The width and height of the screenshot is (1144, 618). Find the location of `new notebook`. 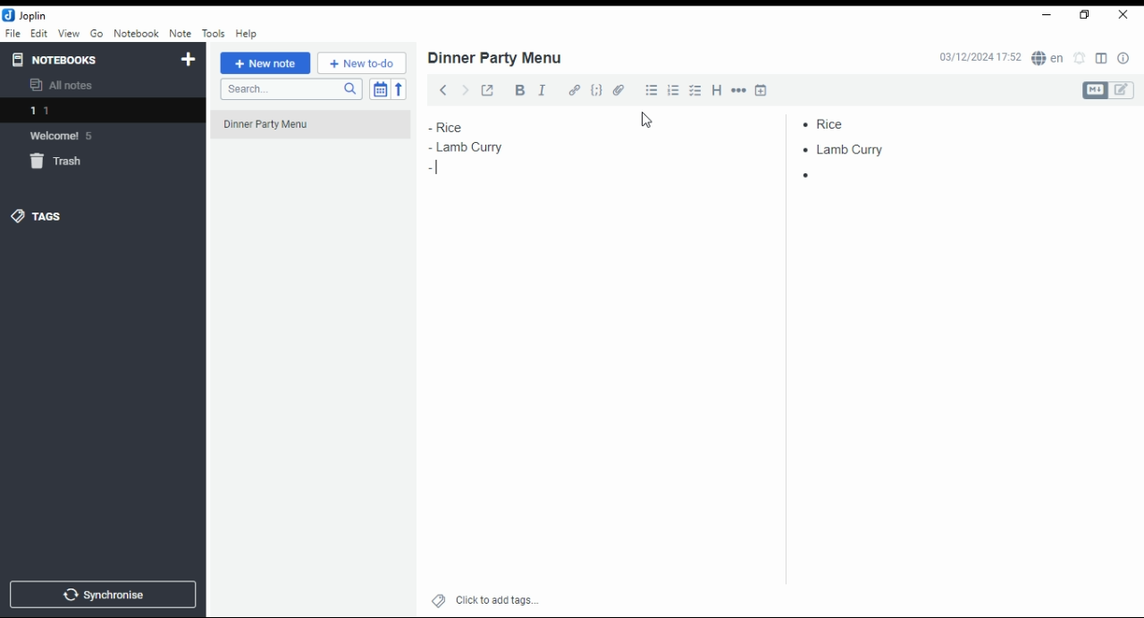

new notebook is located at coordinates (189, 60).